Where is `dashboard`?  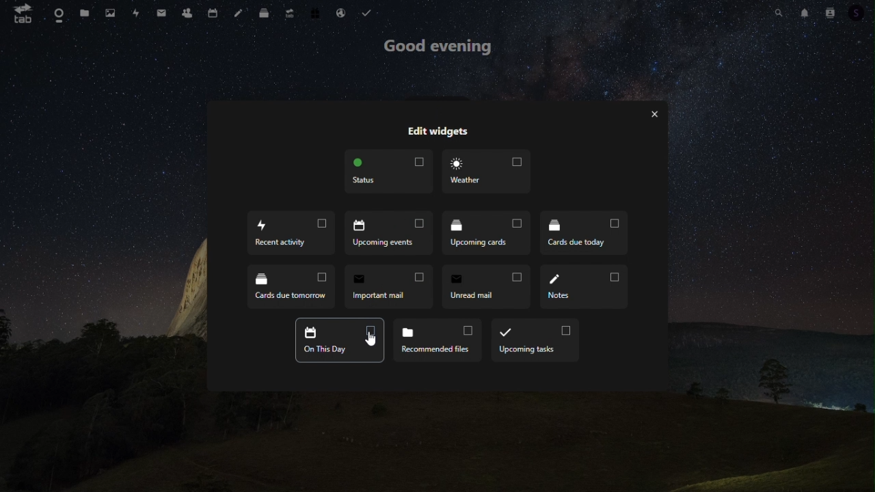 dashboard is located at coordinates (59, 12).